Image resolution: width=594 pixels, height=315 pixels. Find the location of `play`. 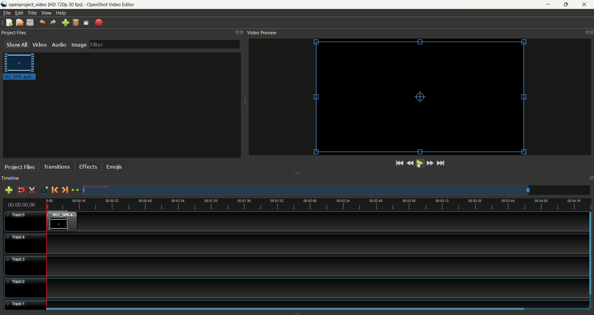

play is located at coordinates (419, 163).